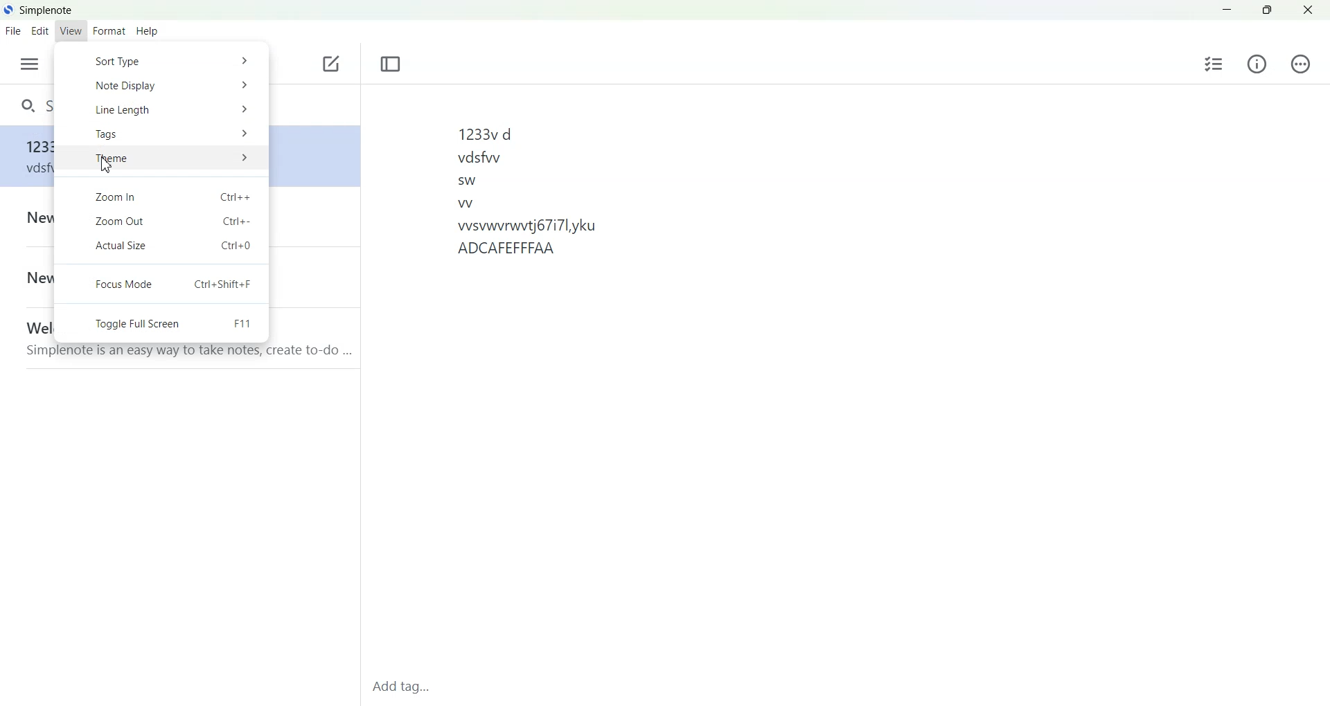  I want to click on Note File, so click(30, 335).